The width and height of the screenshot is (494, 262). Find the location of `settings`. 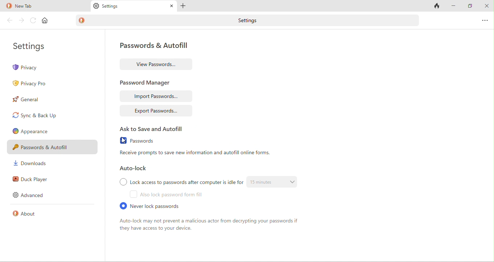

settings is located at coordinates (253, 20).